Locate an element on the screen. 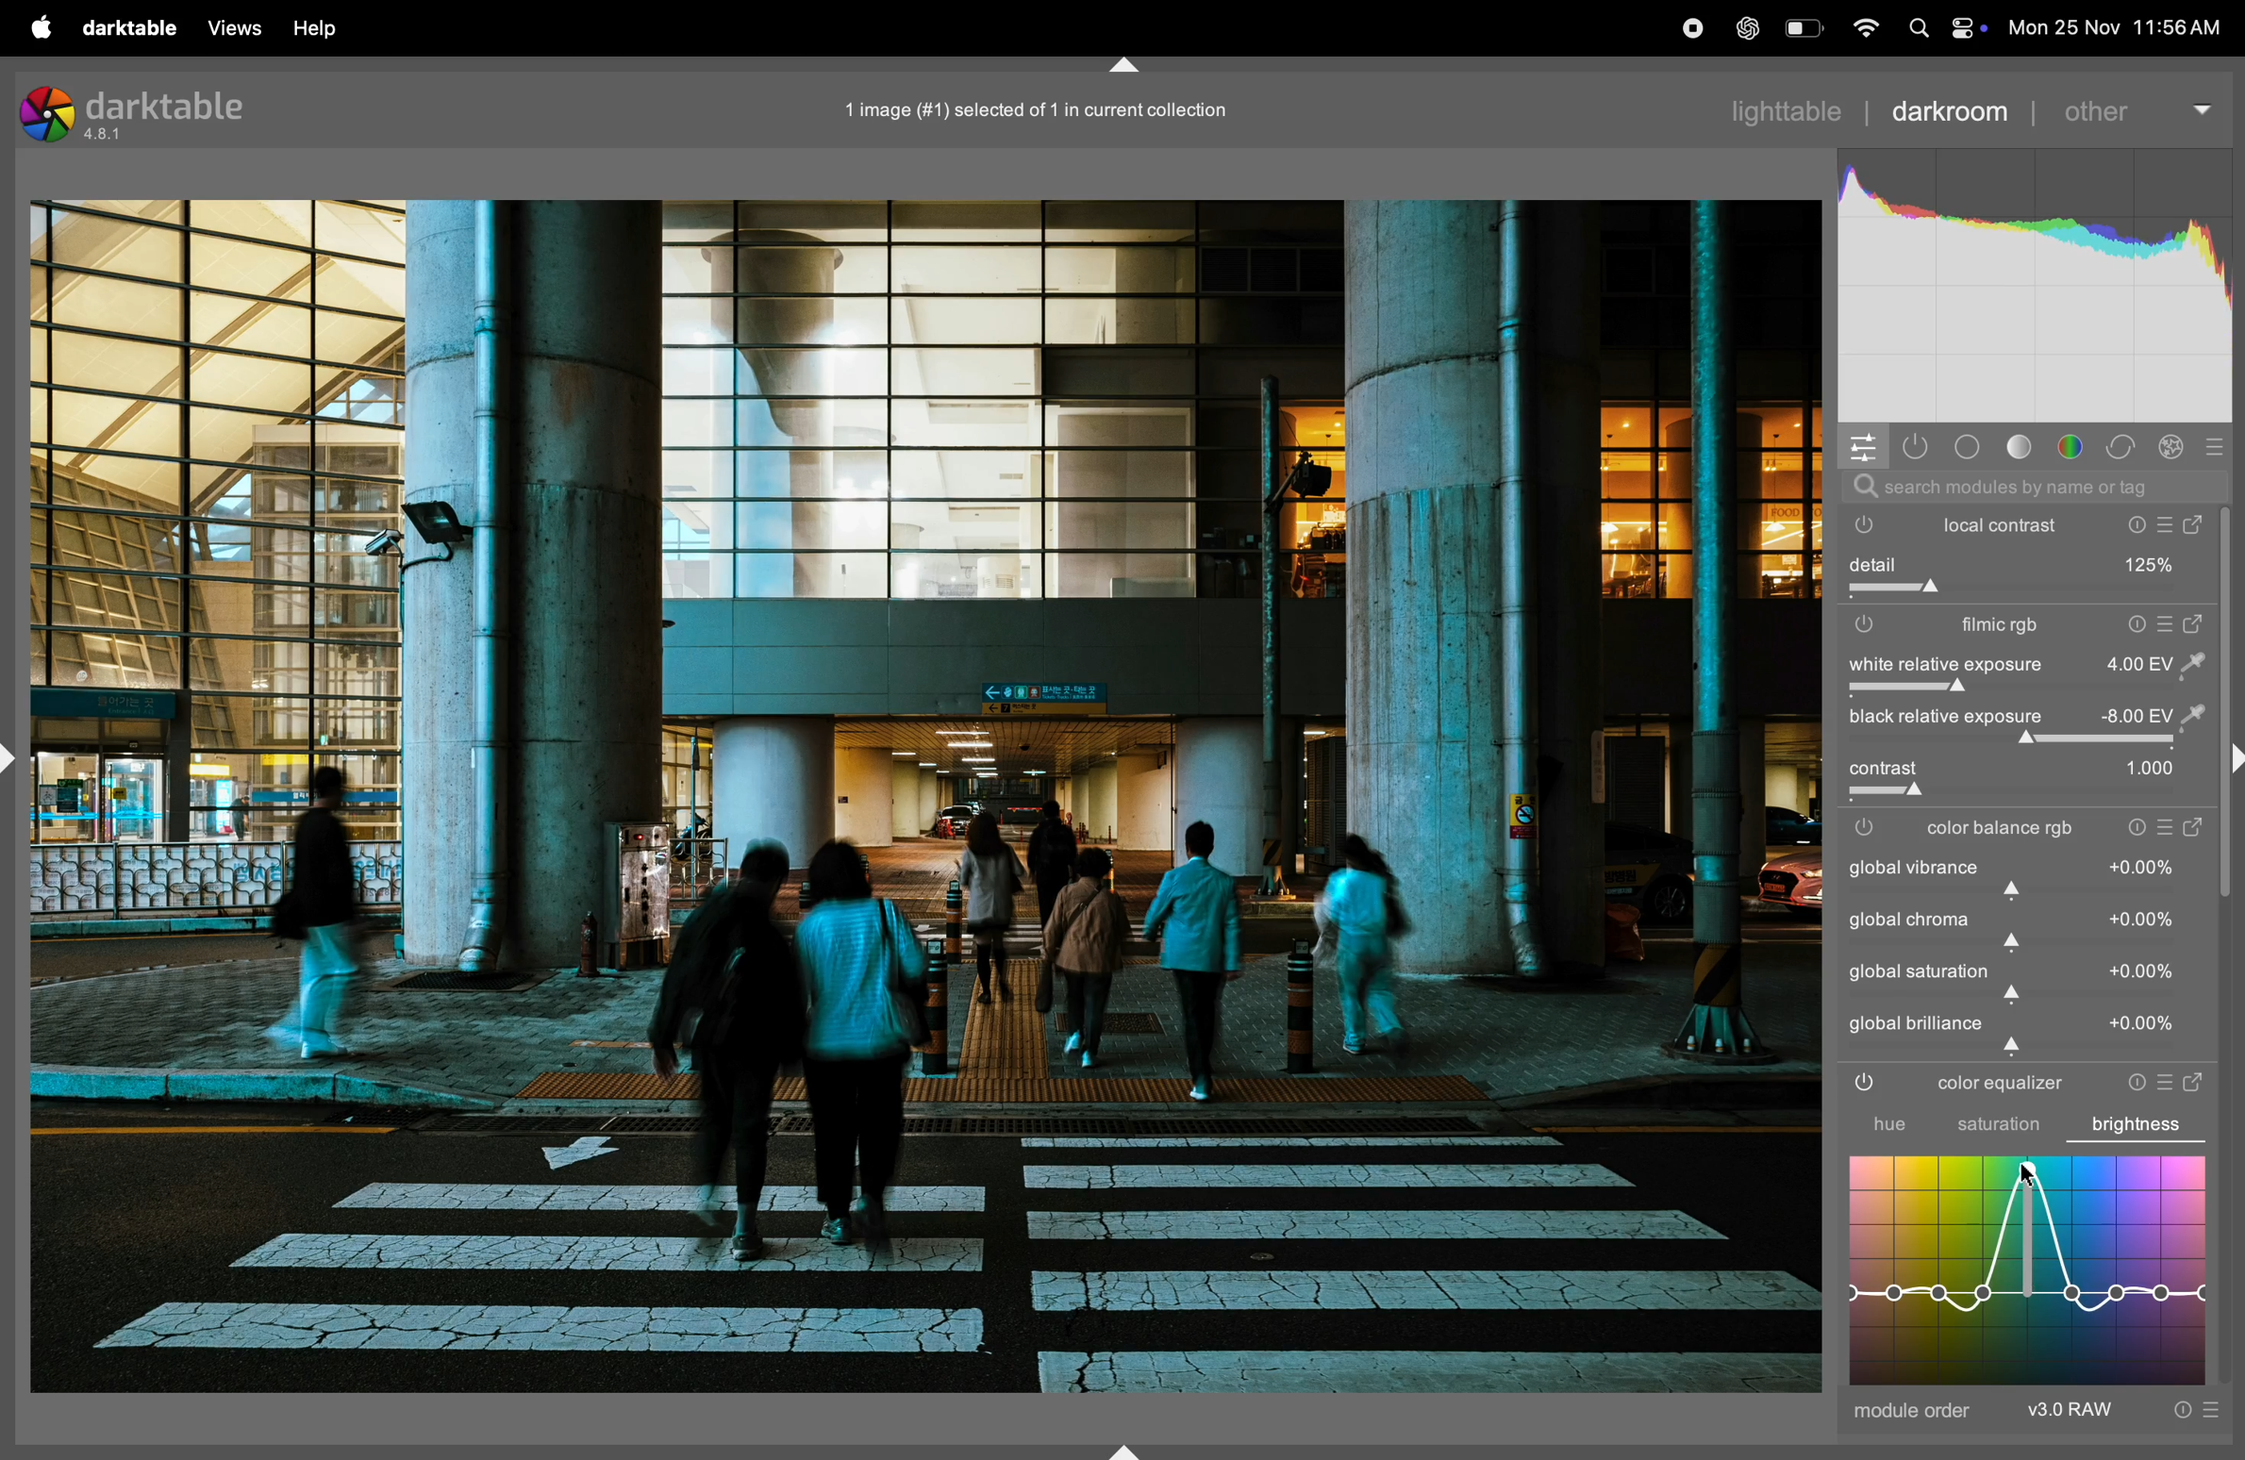  presets is located at coordinates (2169, 1079).